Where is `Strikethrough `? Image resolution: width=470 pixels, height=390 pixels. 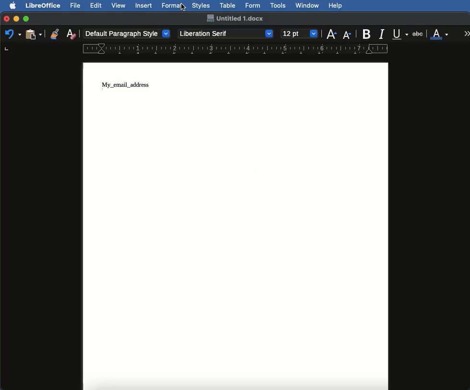 Strikethrough  is located at coordinates (419, 33).